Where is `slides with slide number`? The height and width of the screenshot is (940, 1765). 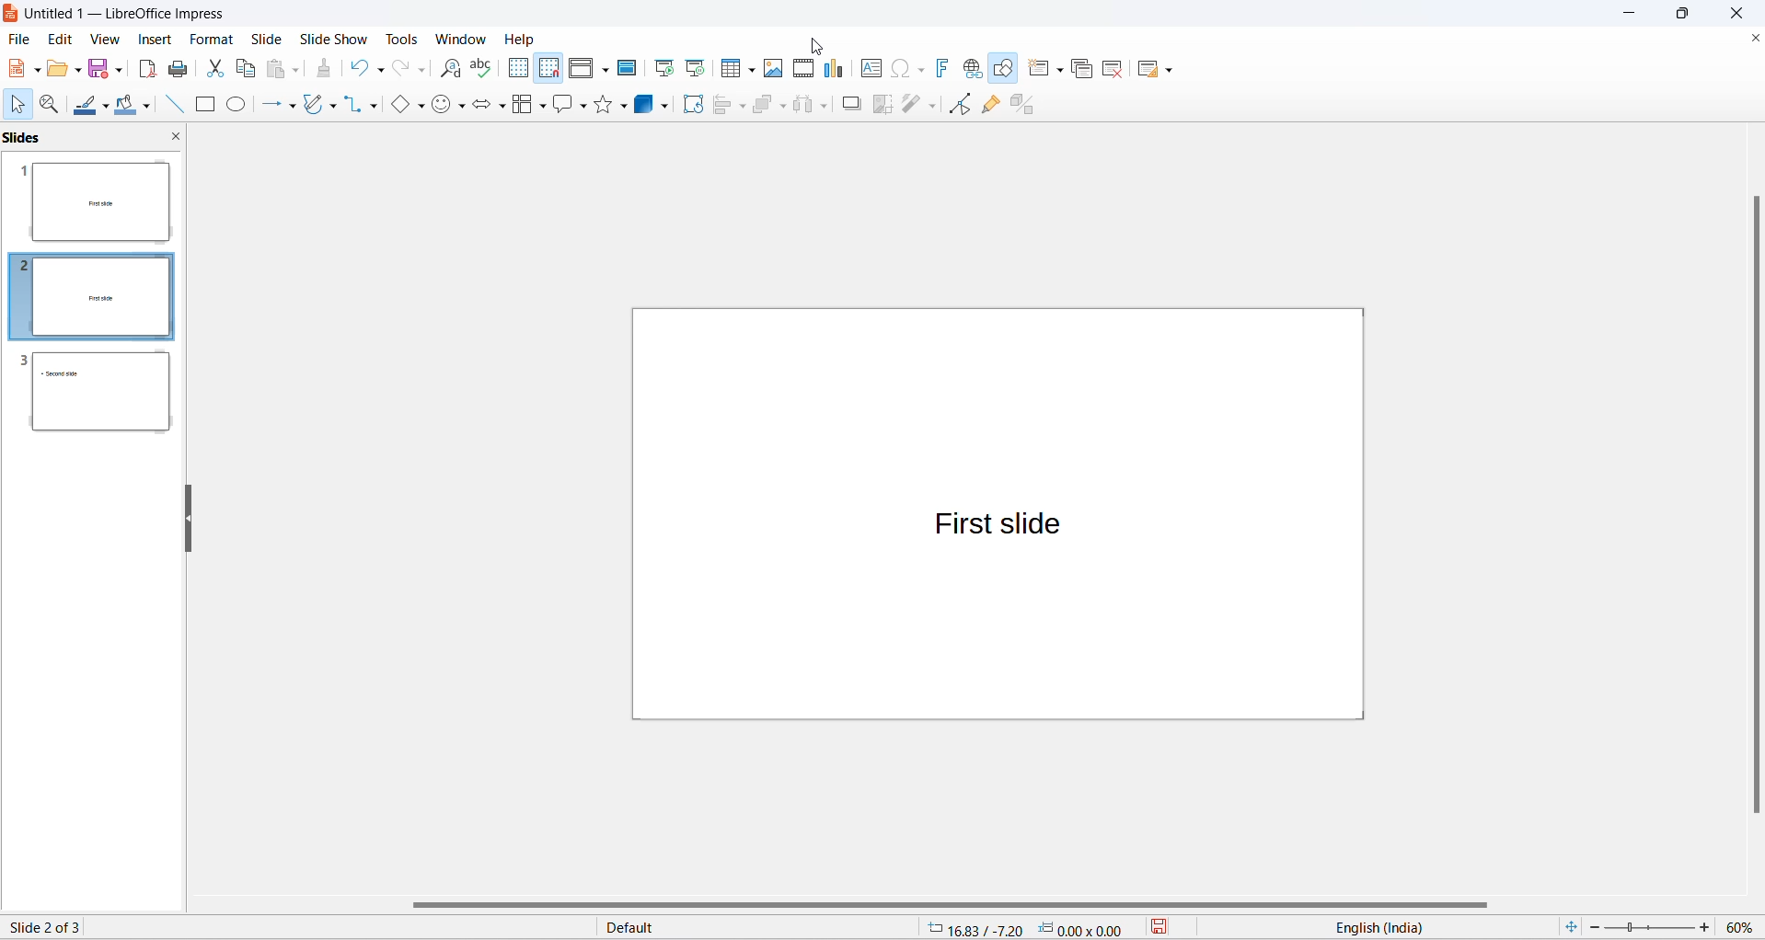
slides with slide number is located at coordinates (91, 303).